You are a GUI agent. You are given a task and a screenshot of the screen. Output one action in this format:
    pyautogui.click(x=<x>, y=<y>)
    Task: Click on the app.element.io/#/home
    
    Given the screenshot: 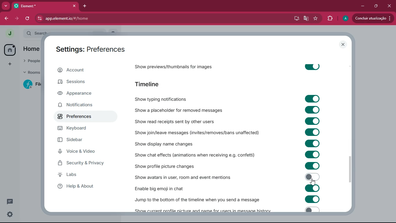 What is the action you would take?
    pyautogui.click(x=94, y=18)
    